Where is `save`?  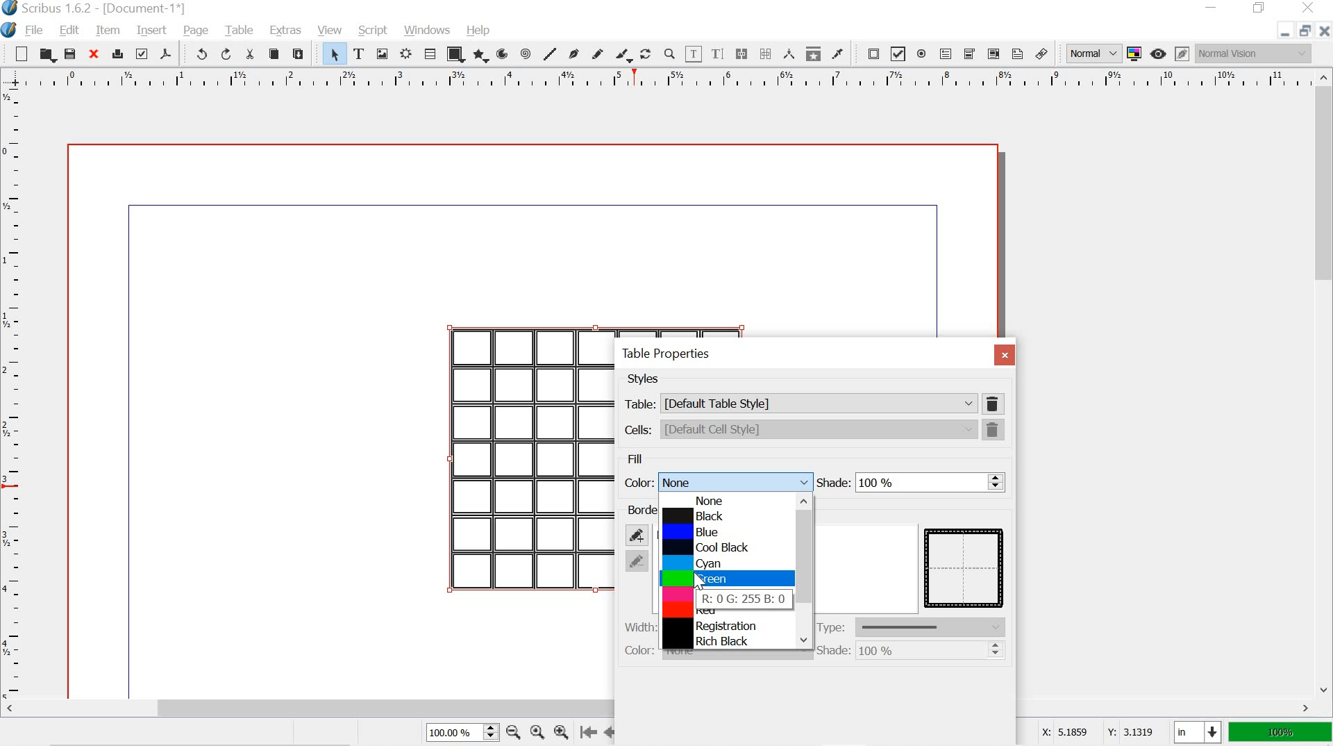 save is located at coordinates (70, 53).